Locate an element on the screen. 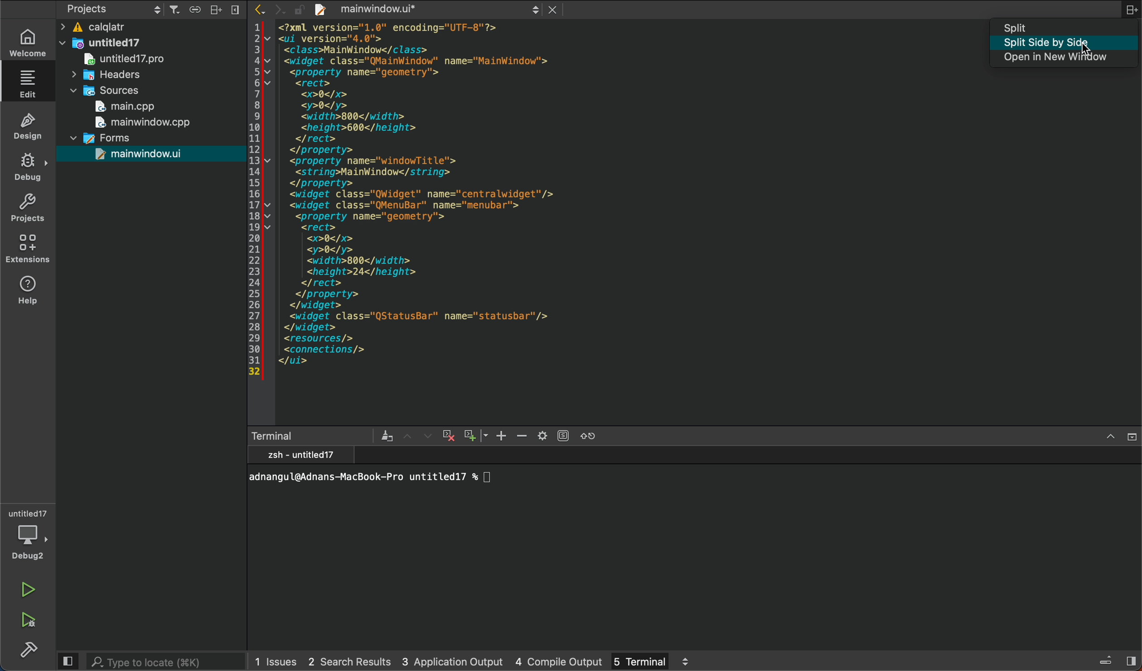  run and debug is located at coordinates (32, 617).